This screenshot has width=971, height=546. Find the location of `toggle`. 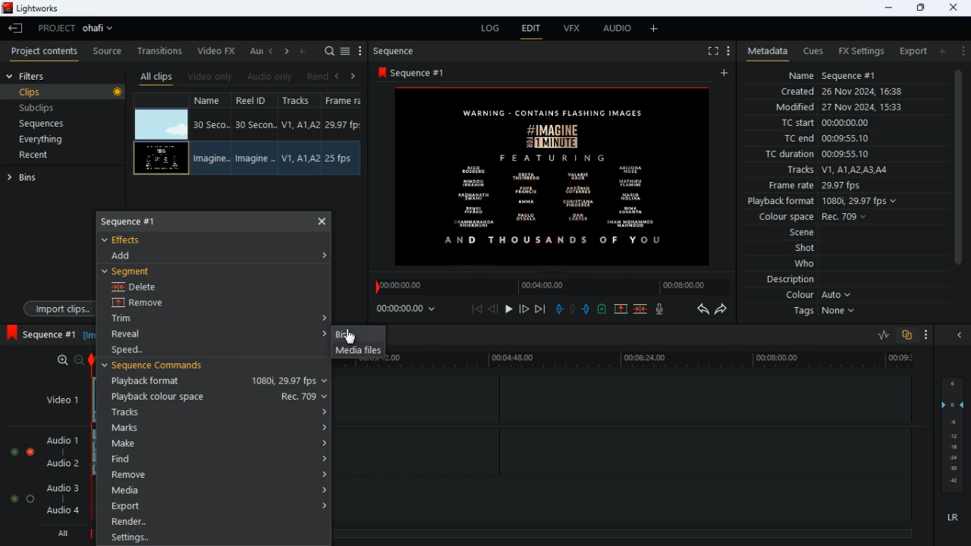

toggle is located at coordinates (14, 453).